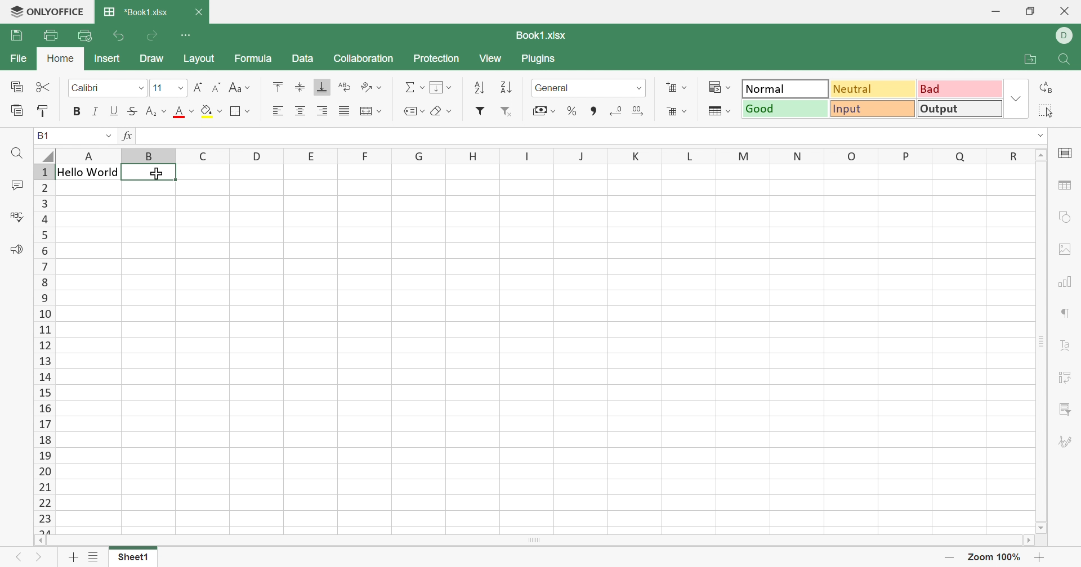 This screenshot has height=567, width=1081. Describe the element at coordinates (44, 135) in the screenshot. I see `B1` at that location.